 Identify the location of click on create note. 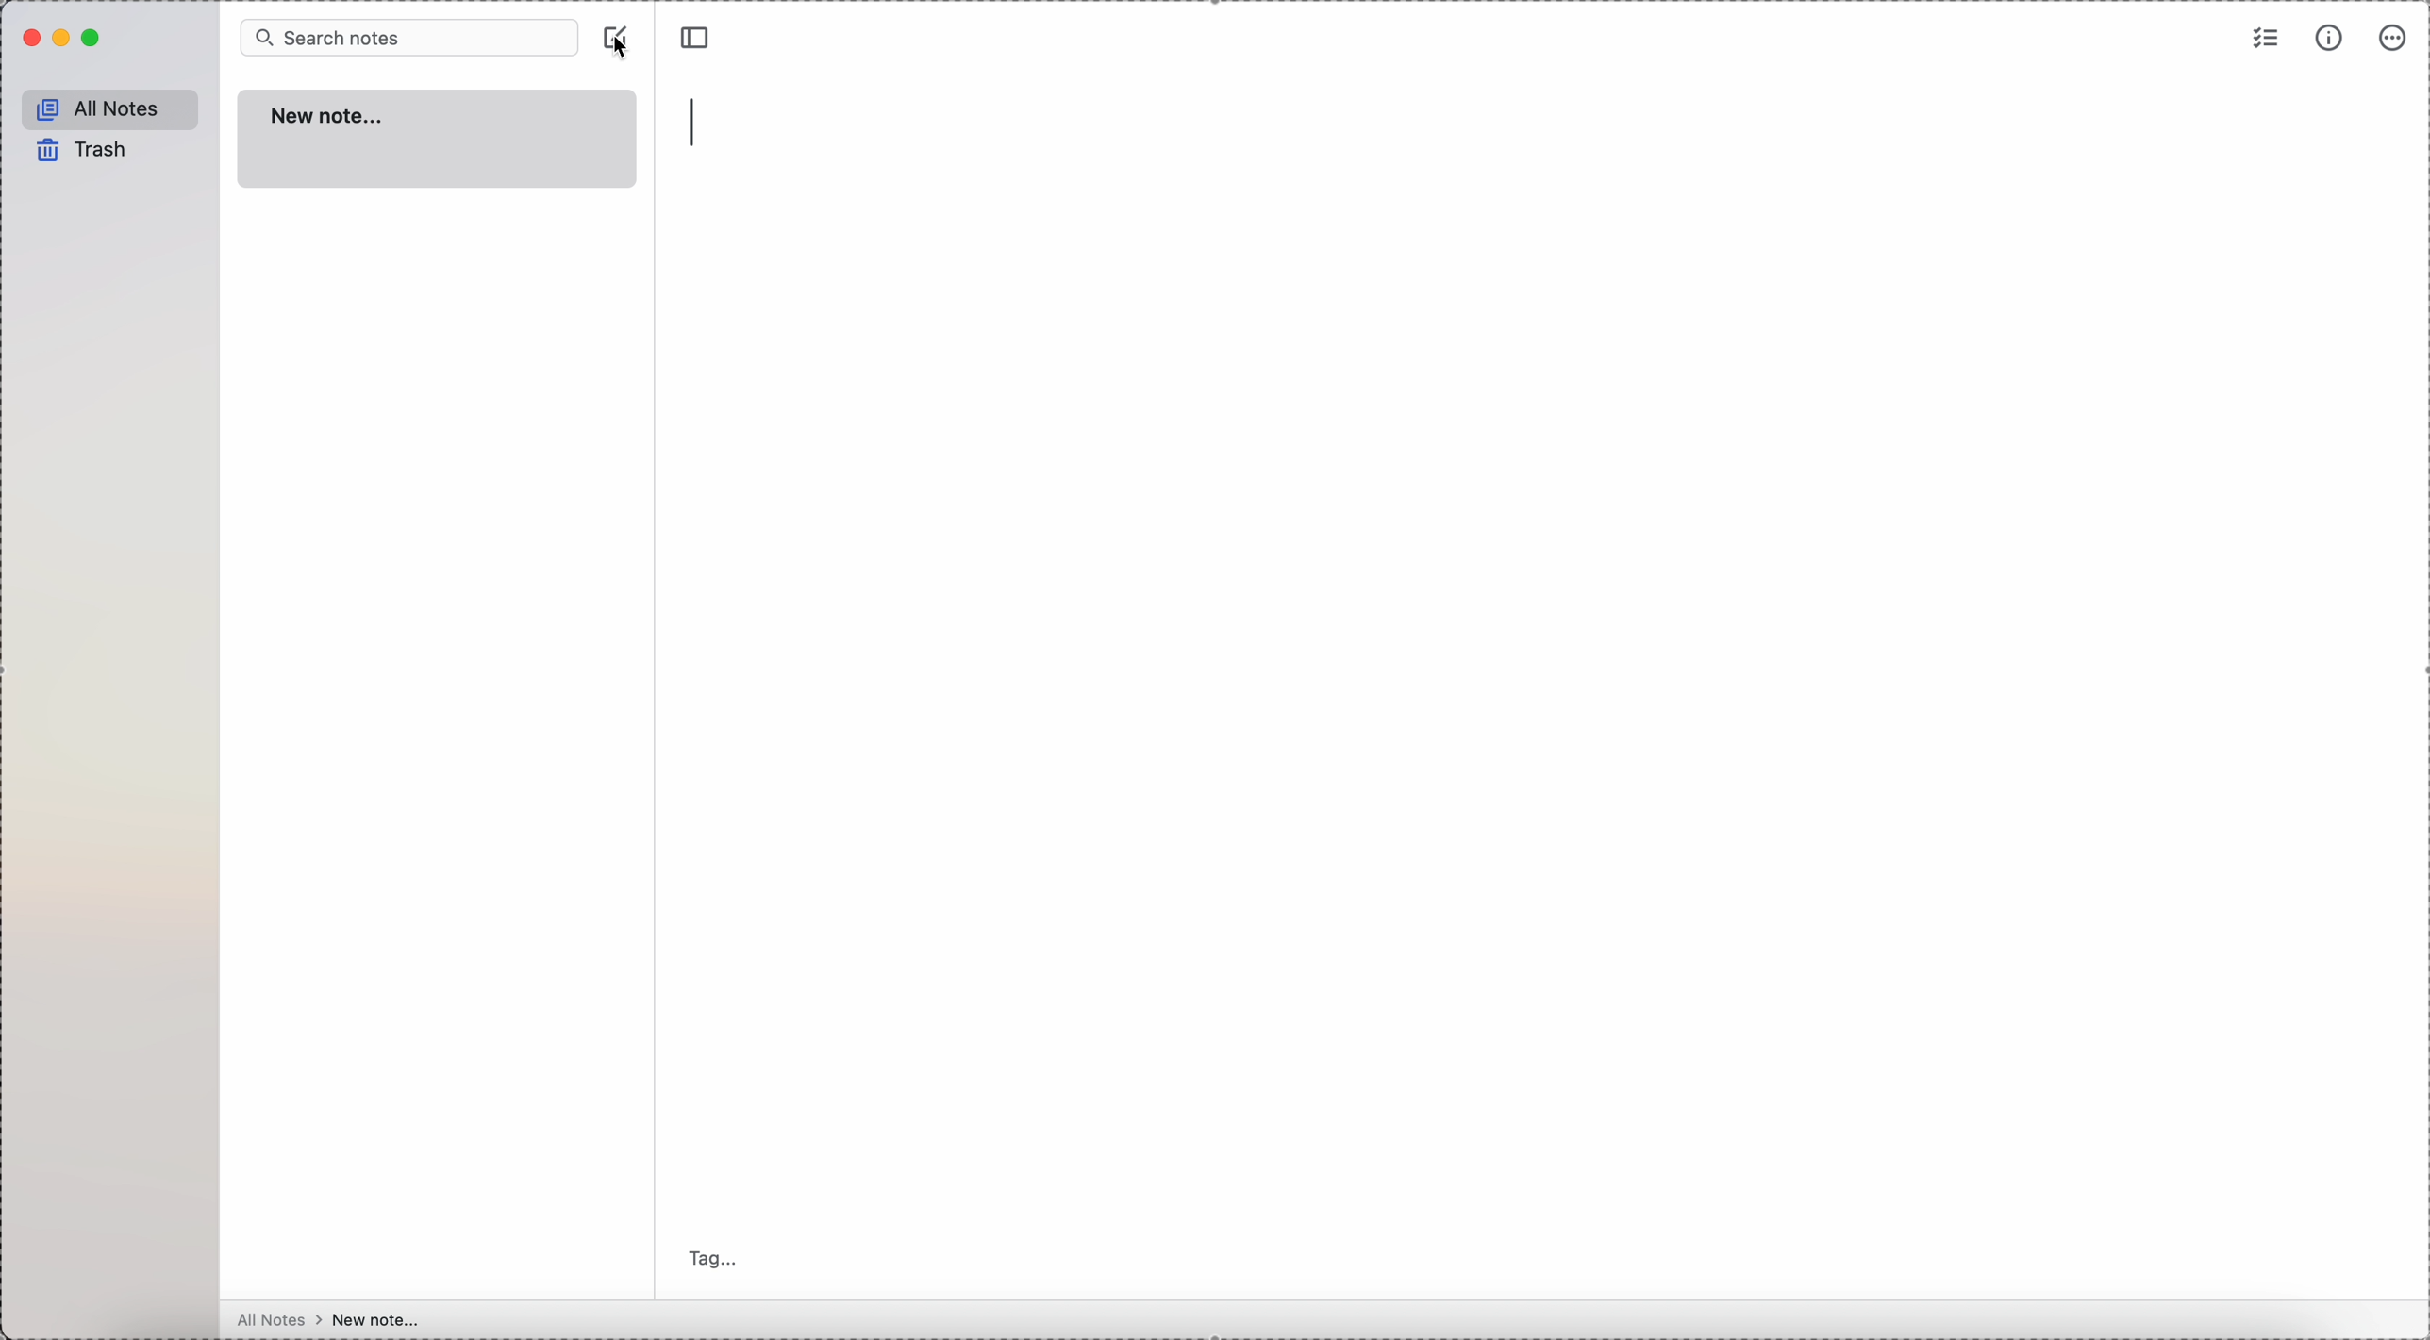
(615, 28).